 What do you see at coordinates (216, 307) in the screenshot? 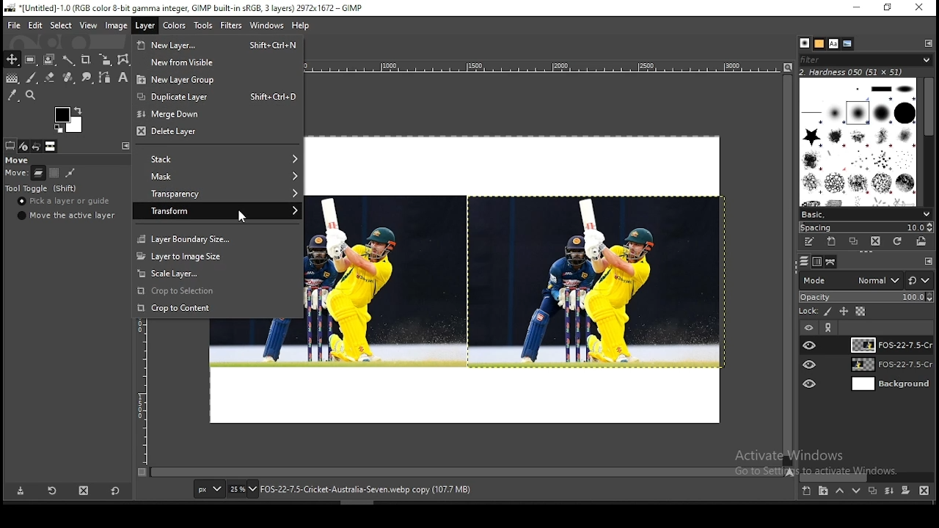
I see `crop to content` at bounding box center [216, 307].